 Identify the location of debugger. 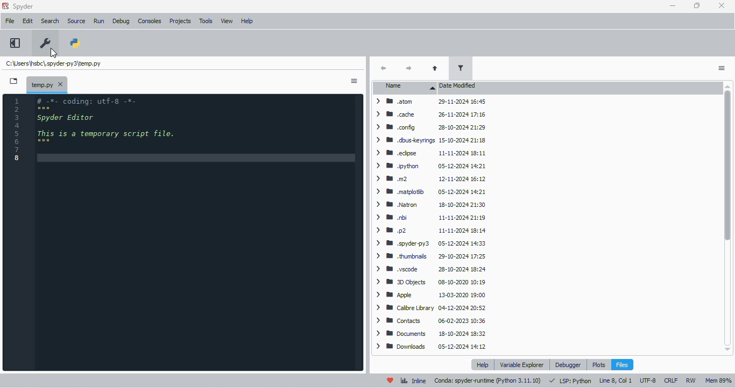
(568, 365).